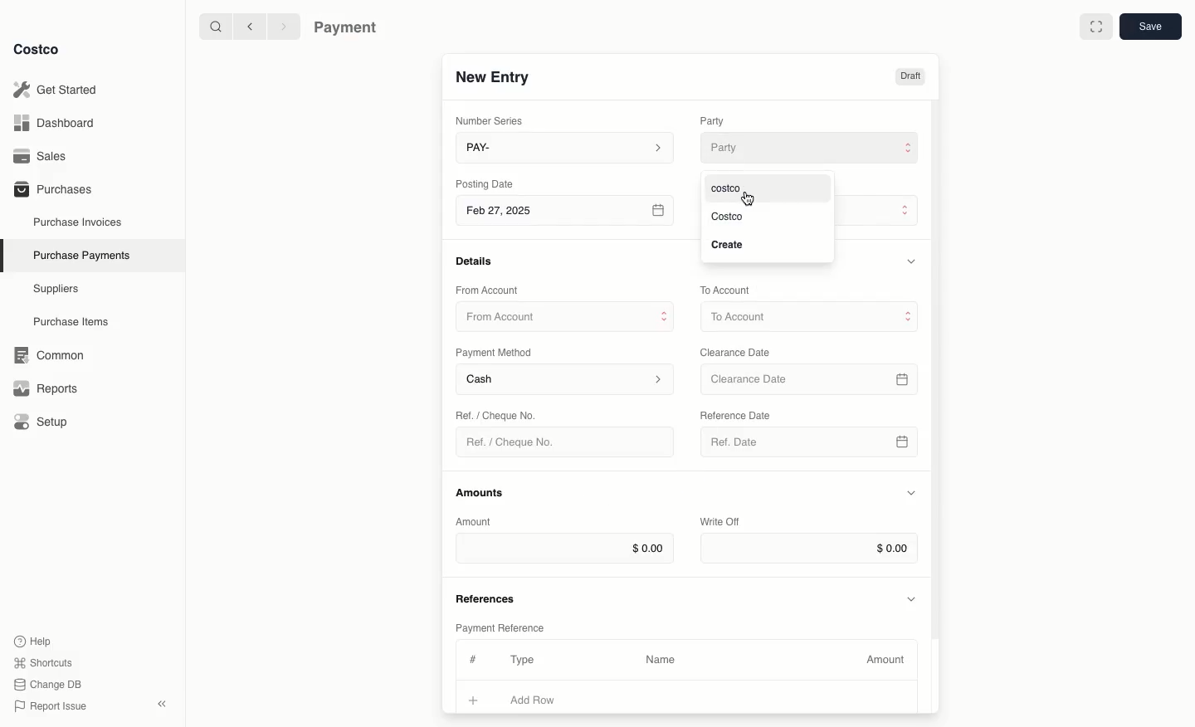 The width and height of the screenshot is (1195, 727). I want to click on $0.00, so click(809, 549).